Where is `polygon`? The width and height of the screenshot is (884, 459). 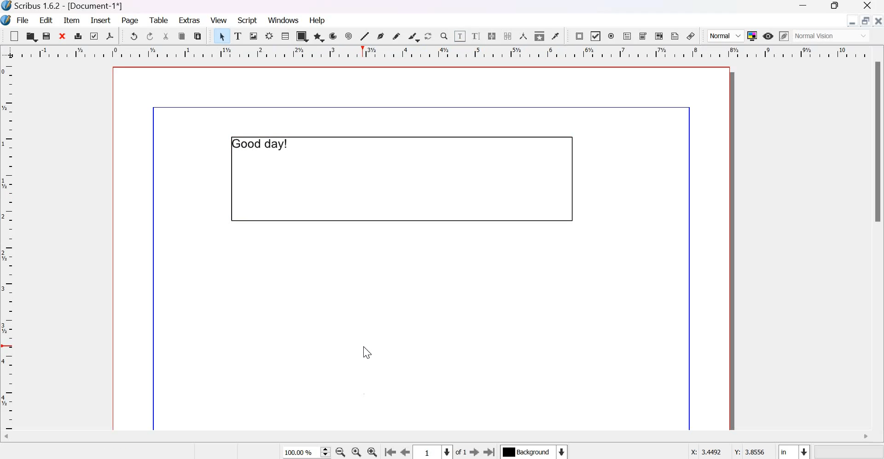 polygon is located at coordinates (320, 37).